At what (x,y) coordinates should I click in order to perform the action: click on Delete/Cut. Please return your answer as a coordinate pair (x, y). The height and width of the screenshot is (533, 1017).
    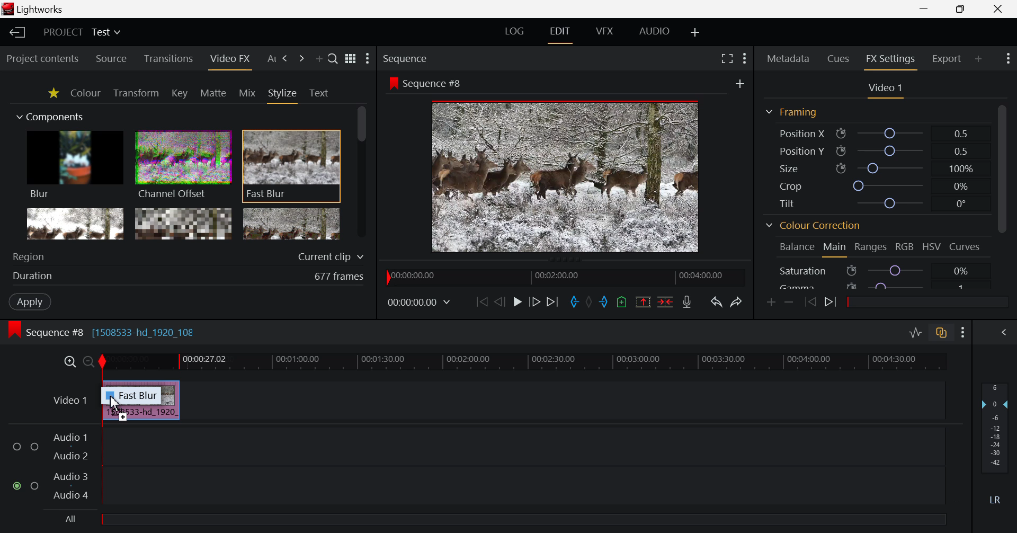
    Looking at the image, I should click on (666, 302).